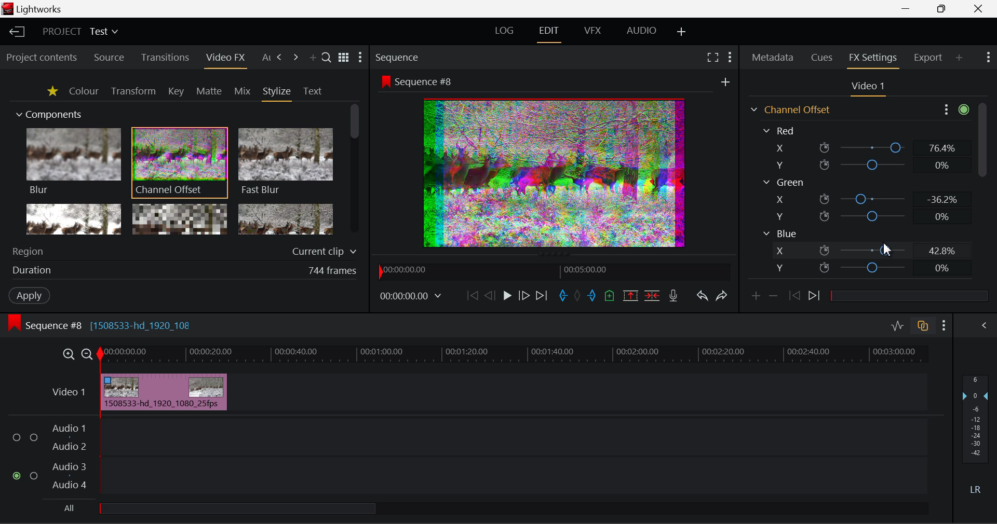 Image resolution: width=997 pixels, height=524 pixels. I want to click on Transform, so click(133, 91).